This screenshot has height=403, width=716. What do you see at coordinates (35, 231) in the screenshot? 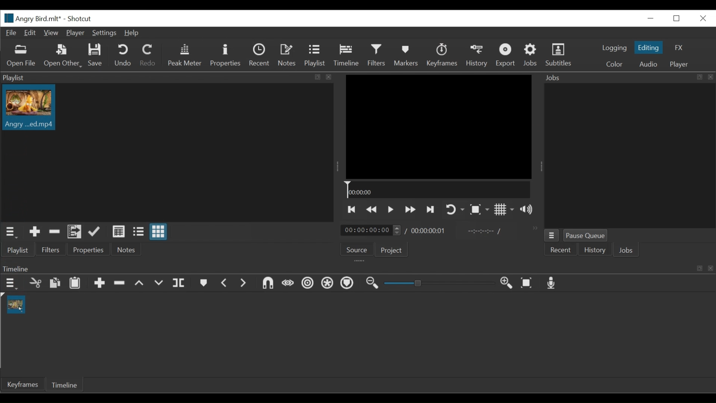
I see `Add the Source to the playlist` at bounding box center [35, 231].